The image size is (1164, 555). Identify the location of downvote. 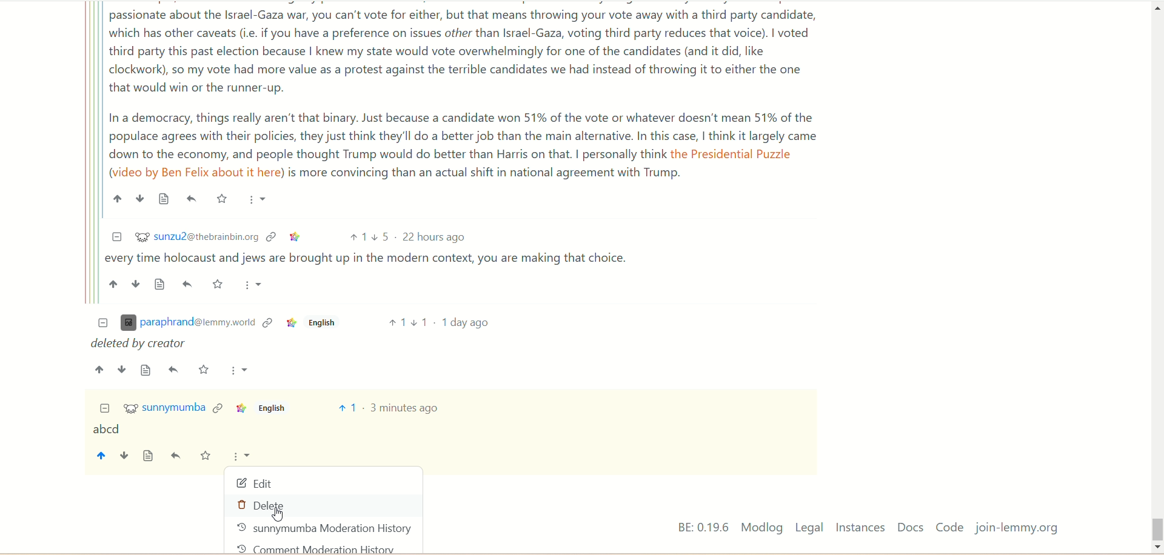
(123, 457).